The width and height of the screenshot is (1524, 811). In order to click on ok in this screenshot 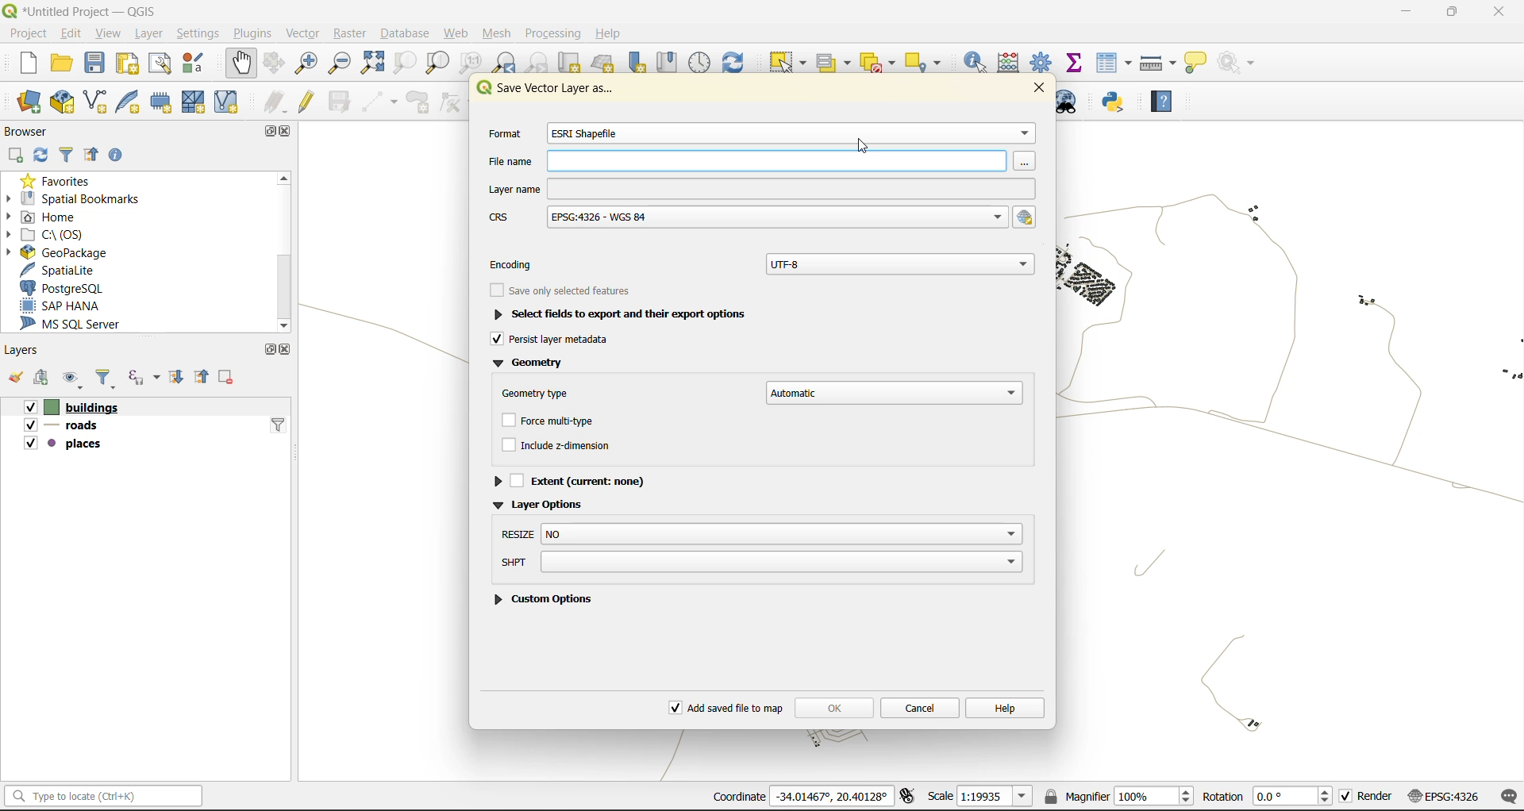, I will do `click(833, 705)`.